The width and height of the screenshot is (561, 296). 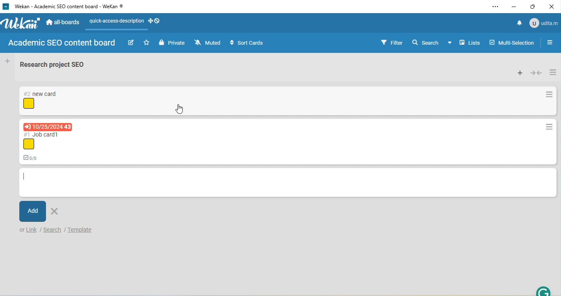 What do you see at coordinates (32, 230) in the screenshot?
I see `link` at bounding box center [32, 230].